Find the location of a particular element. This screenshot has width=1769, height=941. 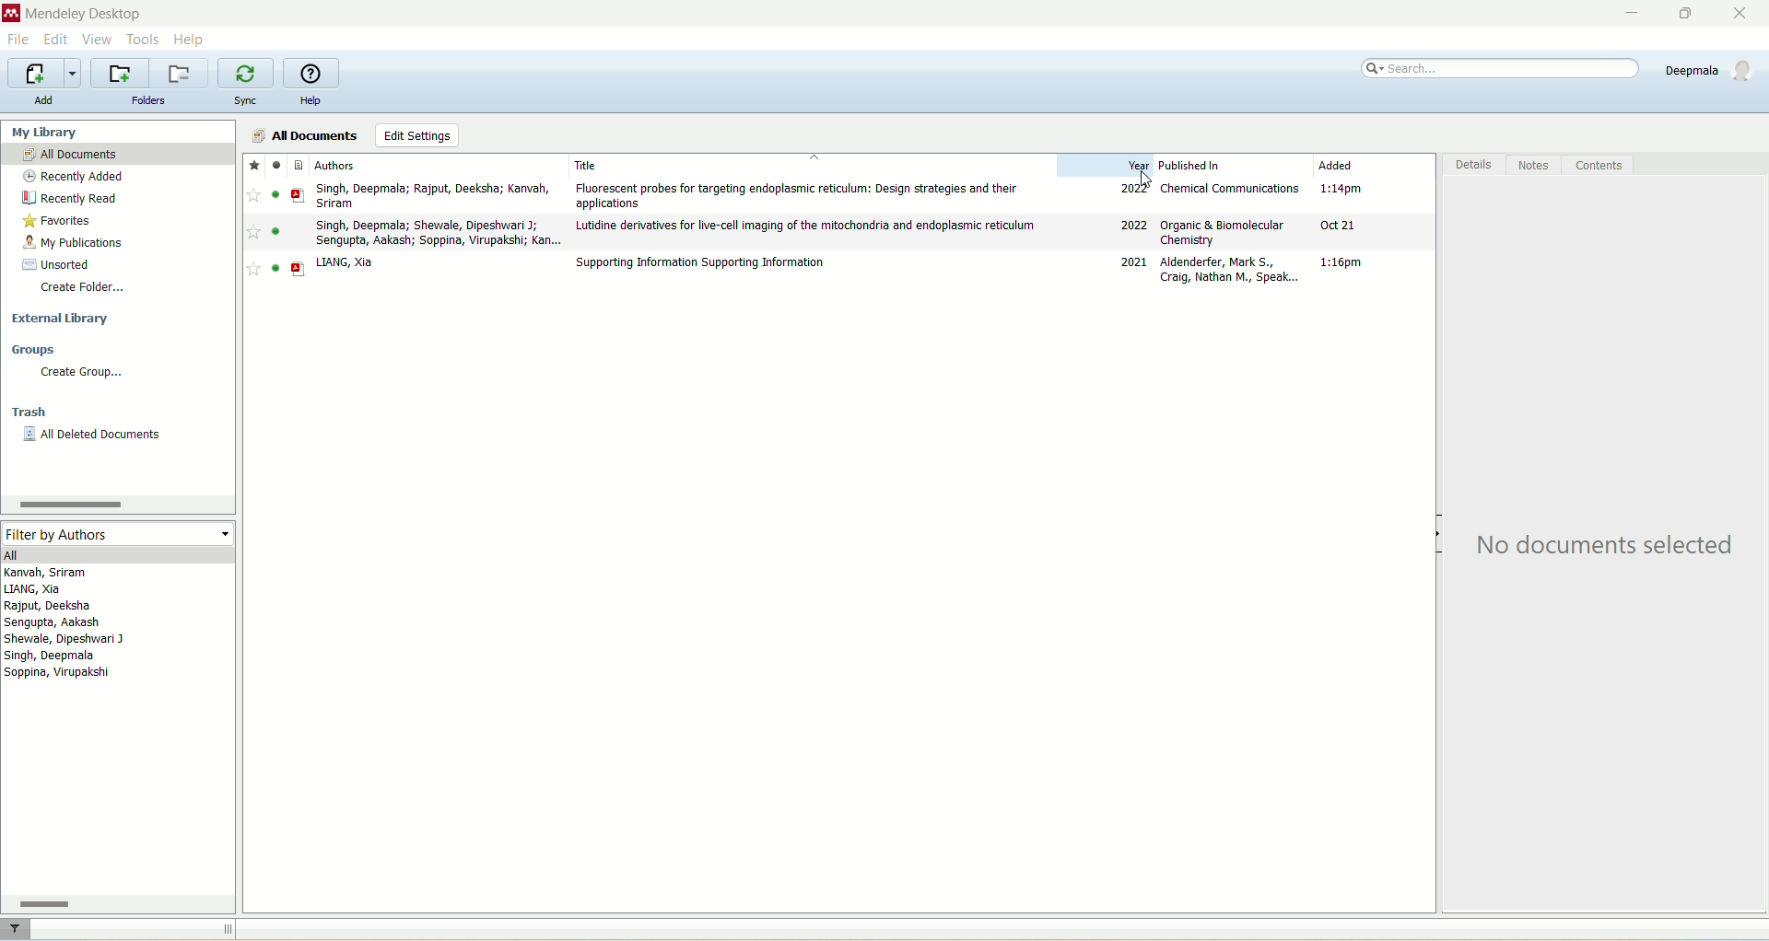

maximize is located at coordinates (1684, 13).